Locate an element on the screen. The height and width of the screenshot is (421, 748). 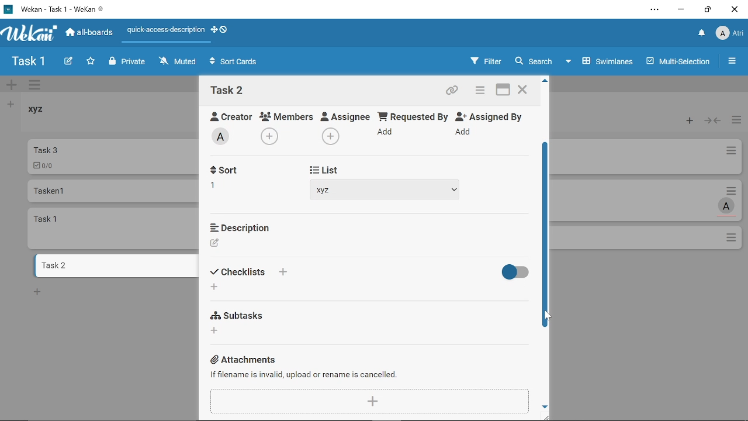
Minimize is located at coordinates (681, 11).